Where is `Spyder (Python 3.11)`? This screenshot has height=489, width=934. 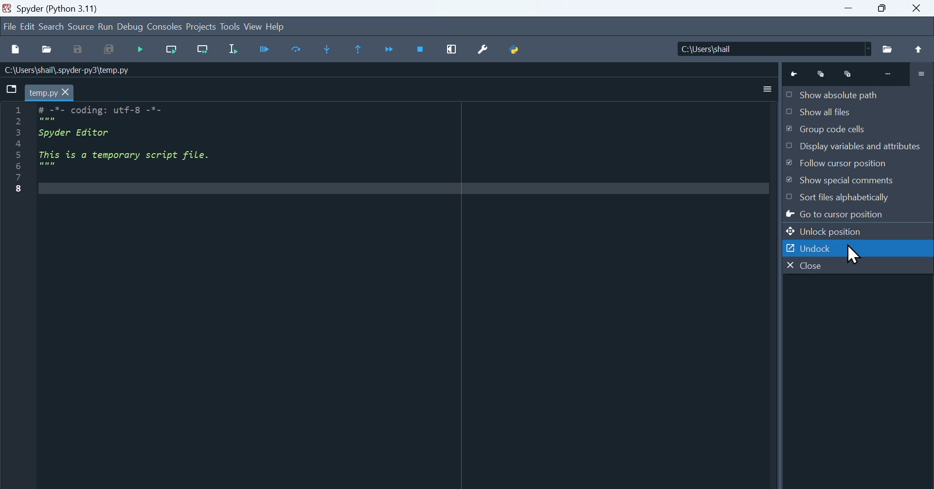
Spyder (Python 3.11) is located at coordinates (61, 8).